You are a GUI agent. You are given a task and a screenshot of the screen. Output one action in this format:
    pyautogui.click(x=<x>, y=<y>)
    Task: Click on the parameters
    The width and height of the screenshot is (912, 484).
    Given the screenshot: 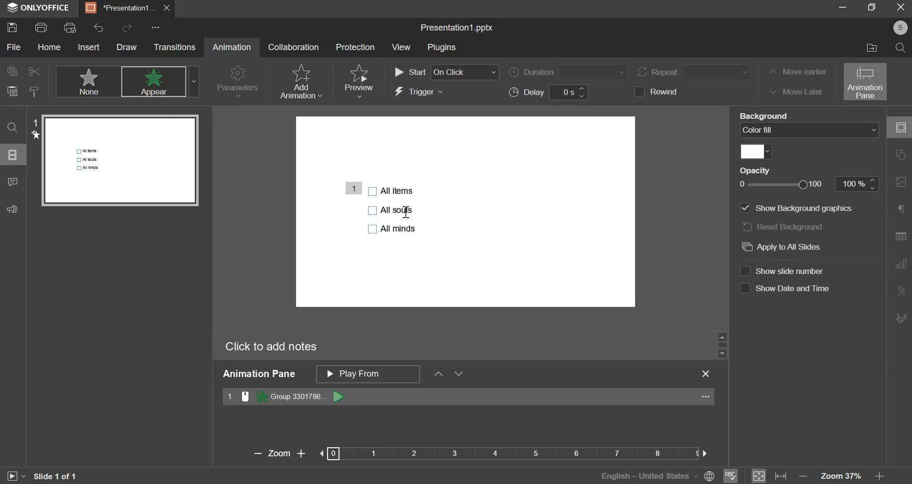 What is the action you would take?
    pyautogui.click(x=238, y=83)
    